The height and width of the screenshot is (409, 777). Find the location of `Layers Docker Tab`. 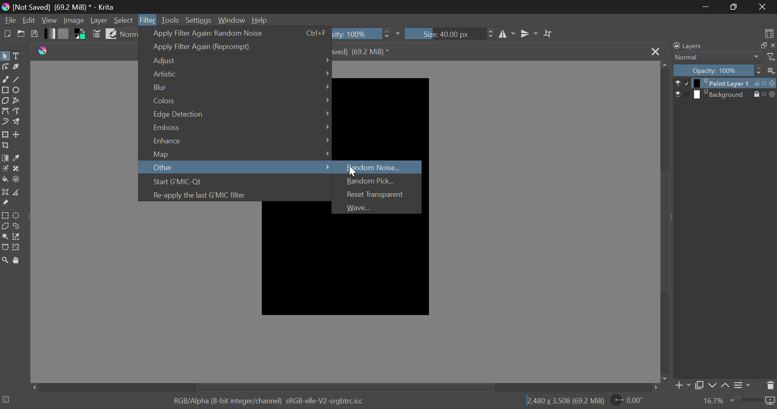

Layers Docker Tab is located at coordinates (709, 46).